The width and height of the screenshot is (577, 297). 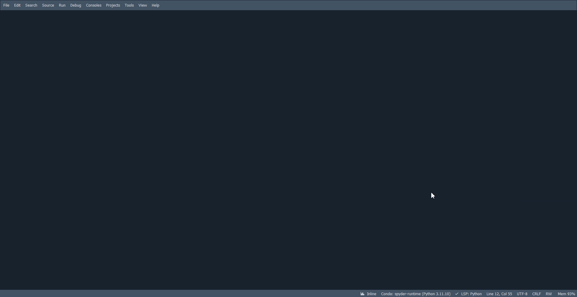 What do you see at coordinates (32, 5) in the screenshot?
I see `Search` at bounding box center [32, 5].